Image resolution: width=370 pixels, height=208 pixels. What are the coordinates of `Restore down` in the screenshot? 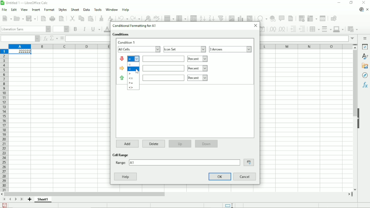 It's located at (351, 3).